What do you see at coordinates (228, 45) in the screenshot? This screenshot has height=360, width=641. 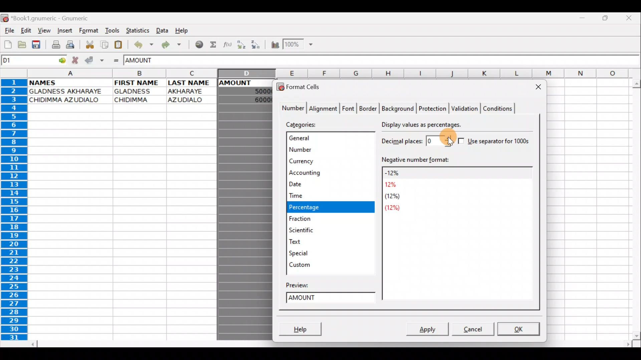 I see `Edit function in the current cell` at bounding box center [228, 45].